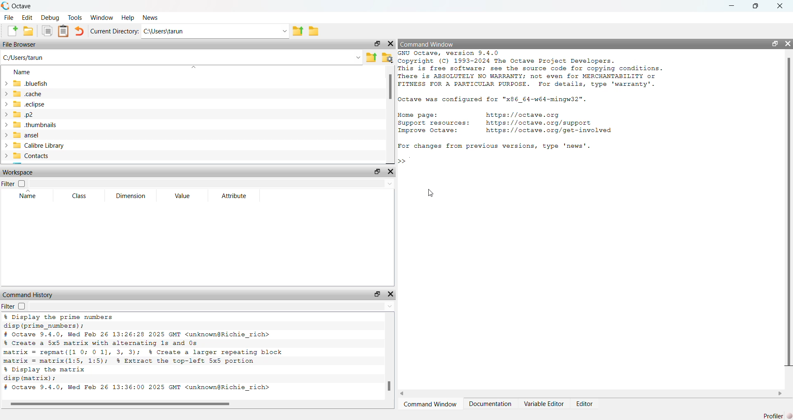 The width and height of the screenshot is (793, 420). Describe the element at coordinates (401, 160) in the screenshot. I see `prompt cursor` at that location.